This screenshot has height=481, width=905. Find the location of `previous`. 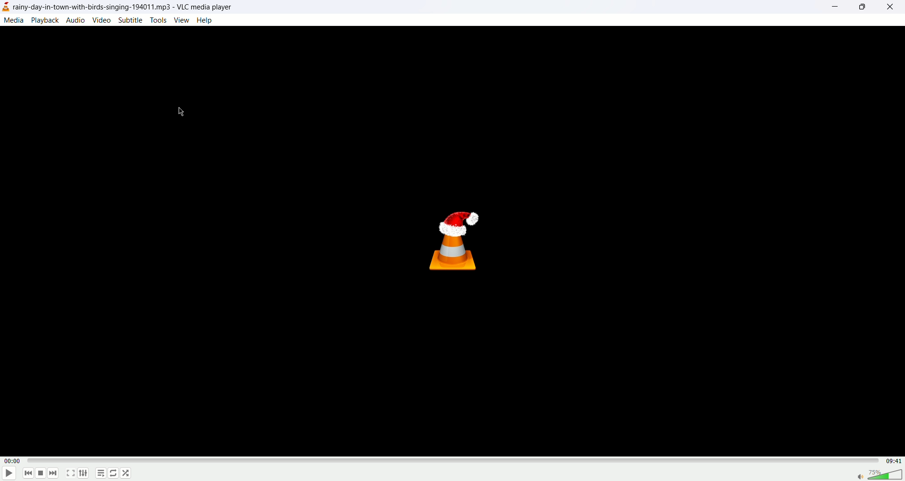

previous is located at coordinates (29, 474).